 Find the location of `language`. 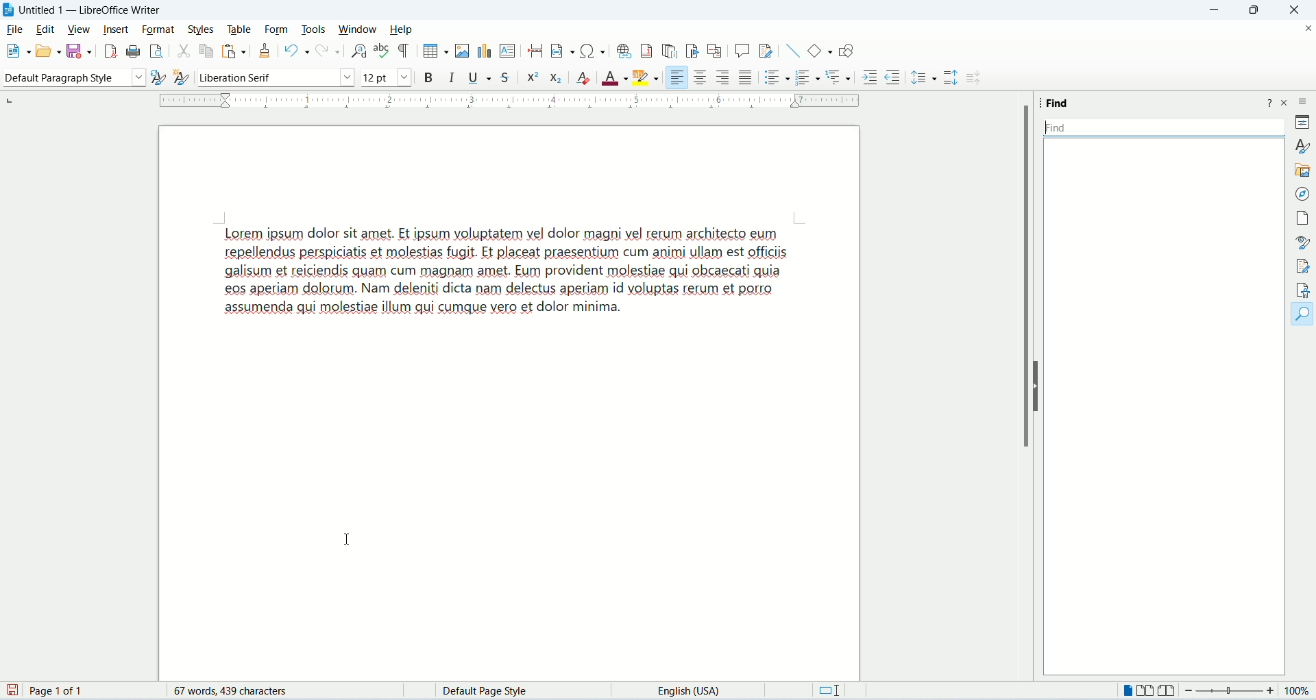

language is located at coordinates (690, 692).